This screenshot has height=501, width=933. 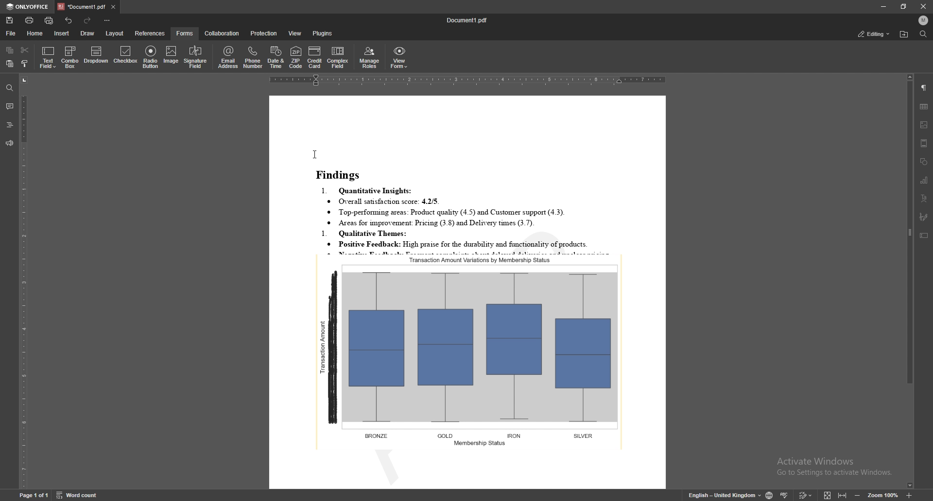 What do you see at coordinates (924, 125) in the screenshot?
I see `image` at bounding box center [924, 125].